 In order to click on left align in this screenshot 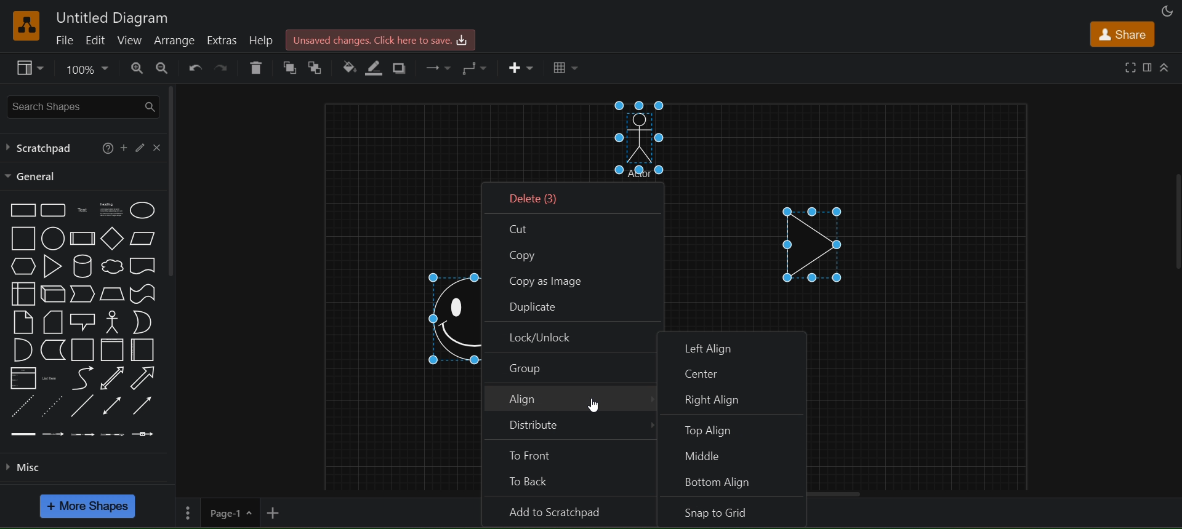, I will do `click(733, 343)`.